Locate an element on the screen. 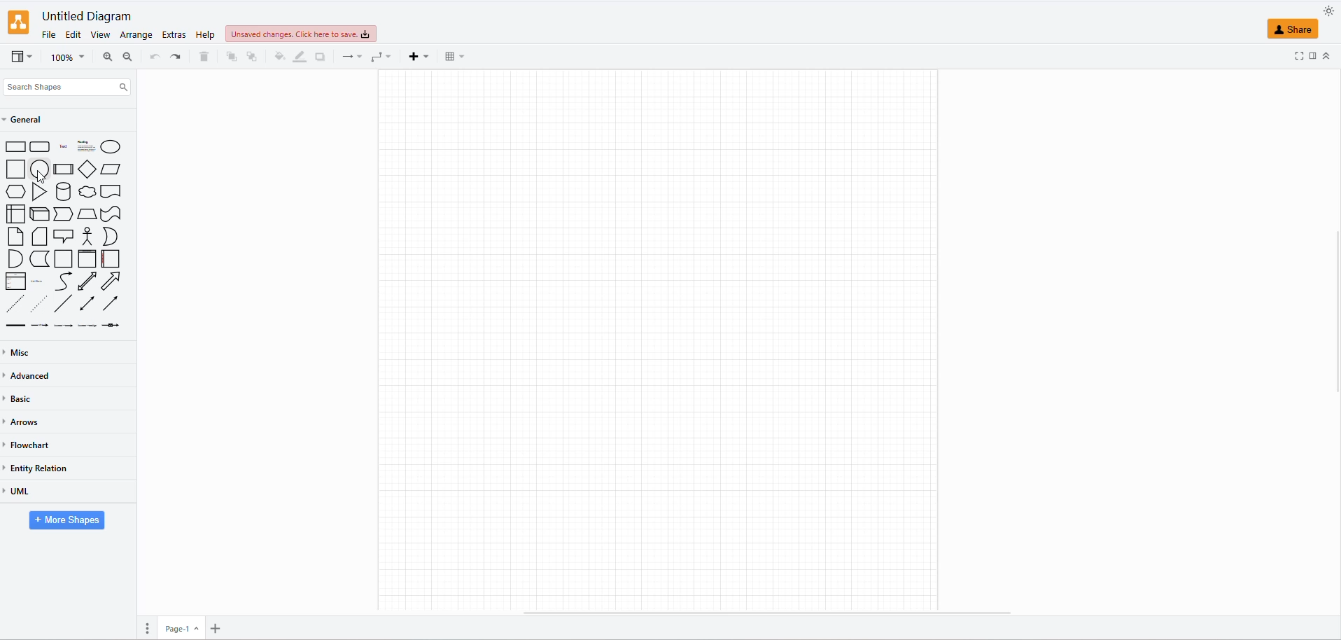 The width and height of the screenshot is (1341, 640). TRAPEZOID is located at coordinates (88, 214).